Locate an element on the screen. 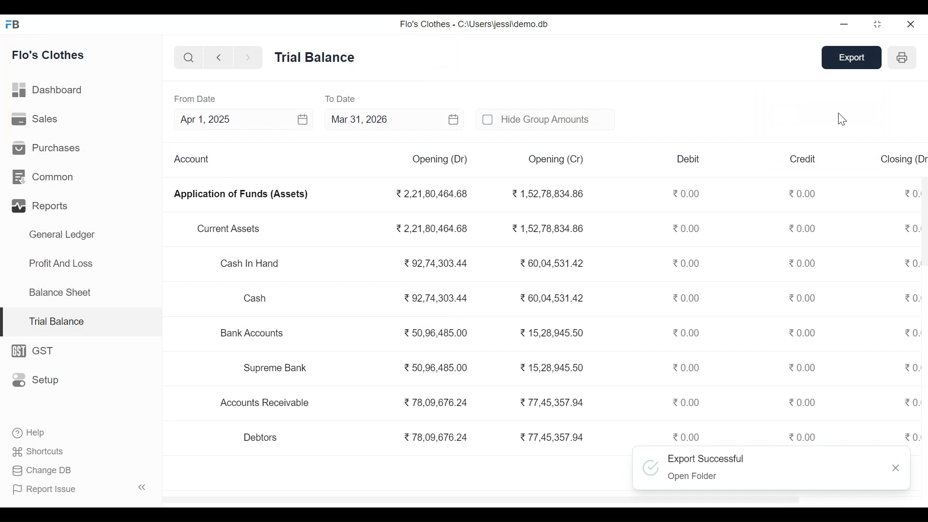 The image size is (928, 522). Search is located at coordinates (187, 57).